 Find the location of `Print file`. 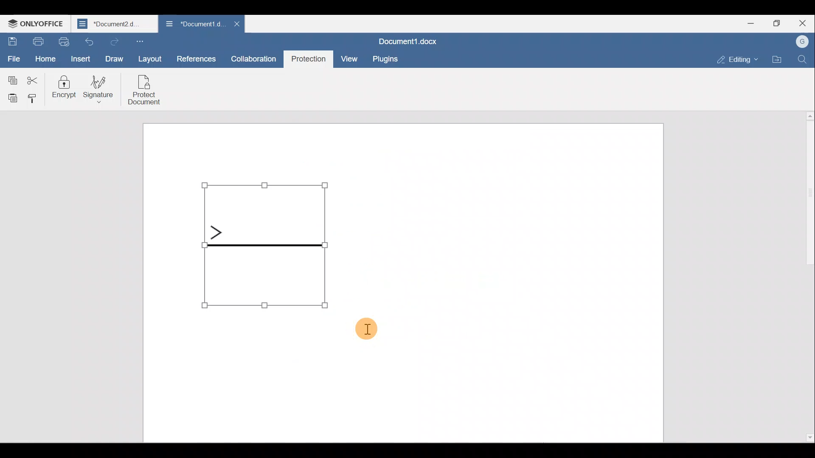

Print file is located at coordinates (38, 41).